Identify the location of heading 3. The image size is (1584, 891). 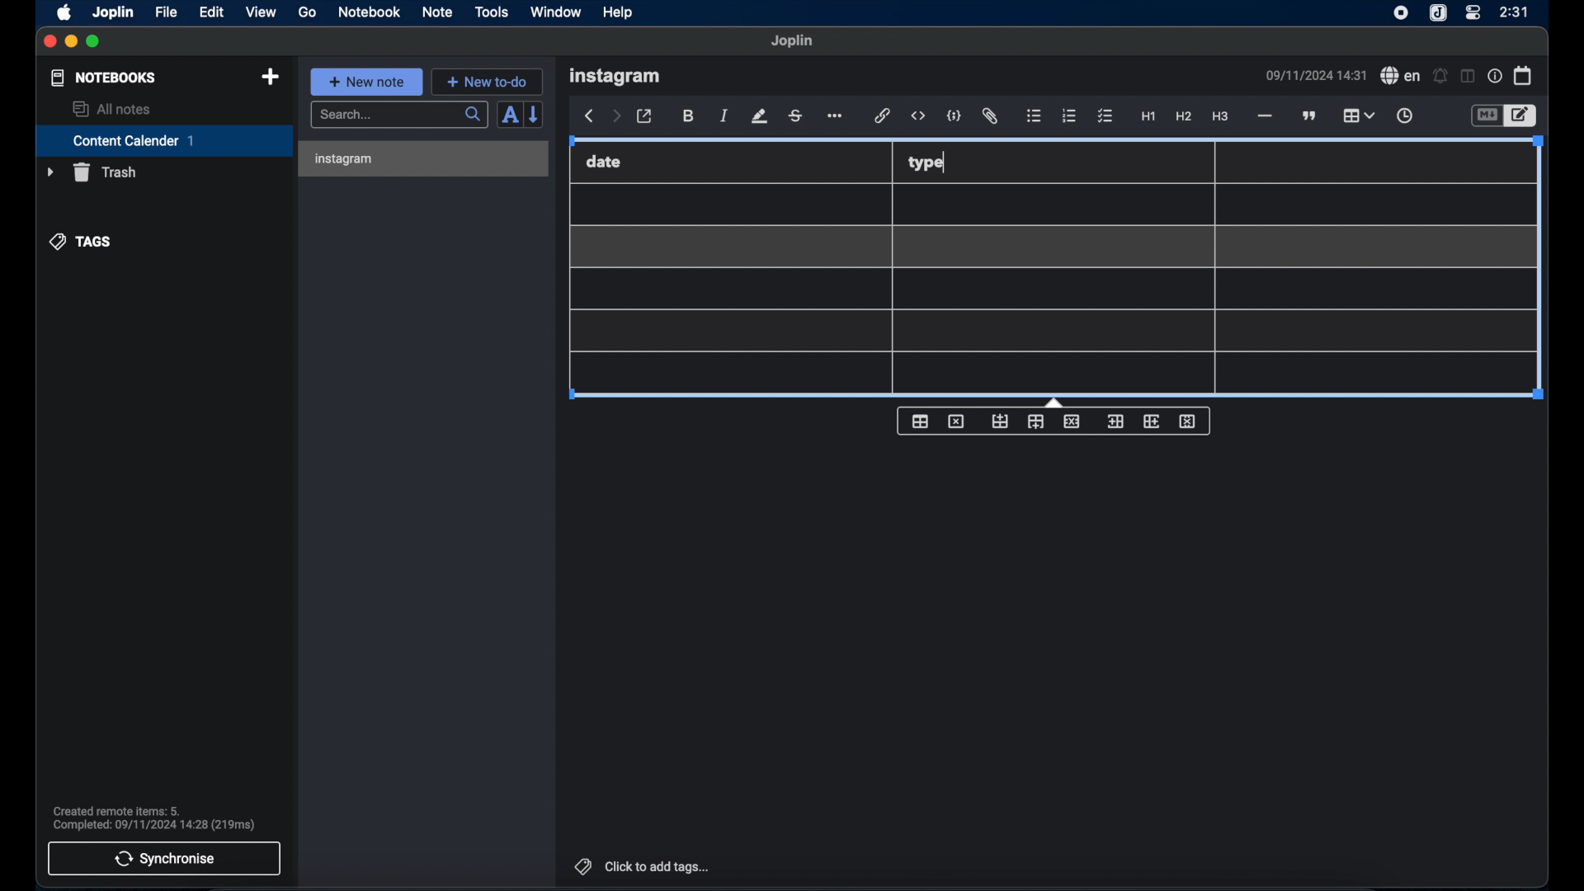
(1220, 117).